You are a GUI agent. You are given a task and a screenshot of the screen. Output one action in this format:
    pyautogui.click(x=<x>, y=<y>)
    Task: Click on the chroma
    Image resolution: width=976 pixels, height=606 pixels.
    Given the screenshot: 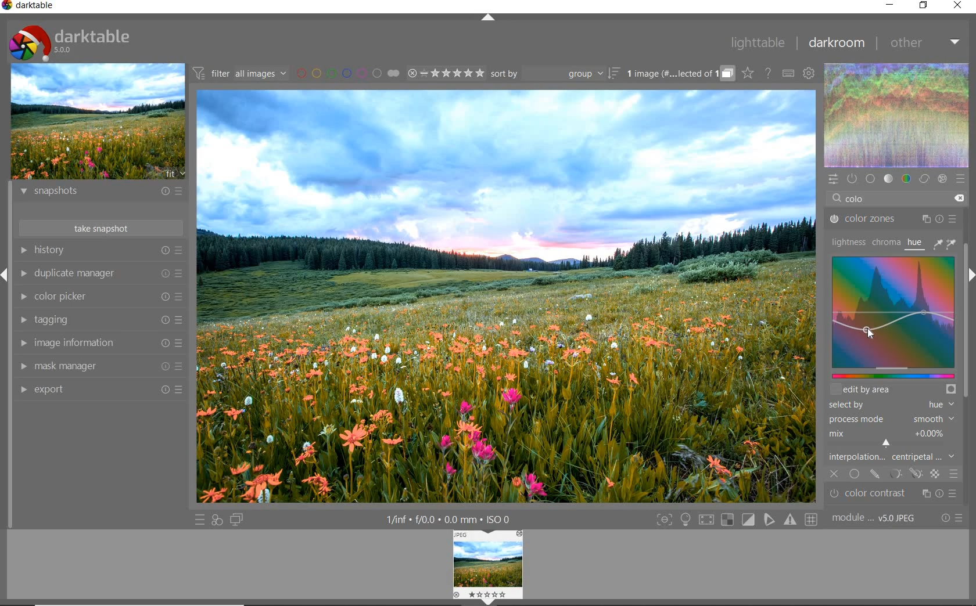 What is the action you would take?
    pyautogui.click(x=886, y=242)
    